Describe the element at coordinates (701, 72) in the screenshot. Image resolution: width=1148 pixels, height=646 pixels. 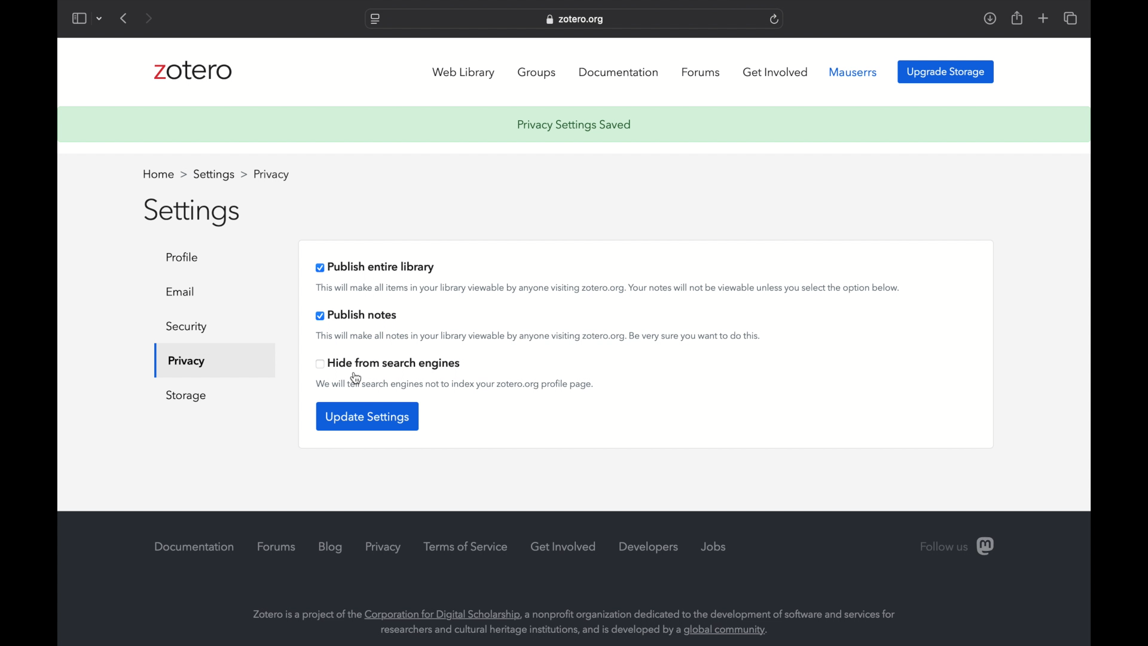
I see `forums` at that location.